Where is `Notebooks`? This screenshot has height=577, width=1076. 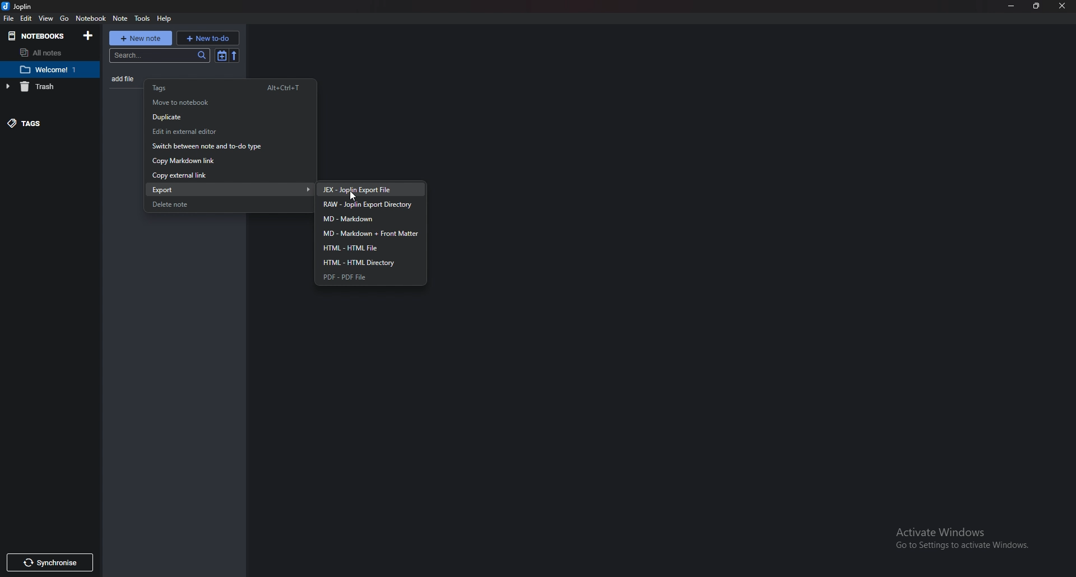 Notebooks is located at coordinates (38, 35).